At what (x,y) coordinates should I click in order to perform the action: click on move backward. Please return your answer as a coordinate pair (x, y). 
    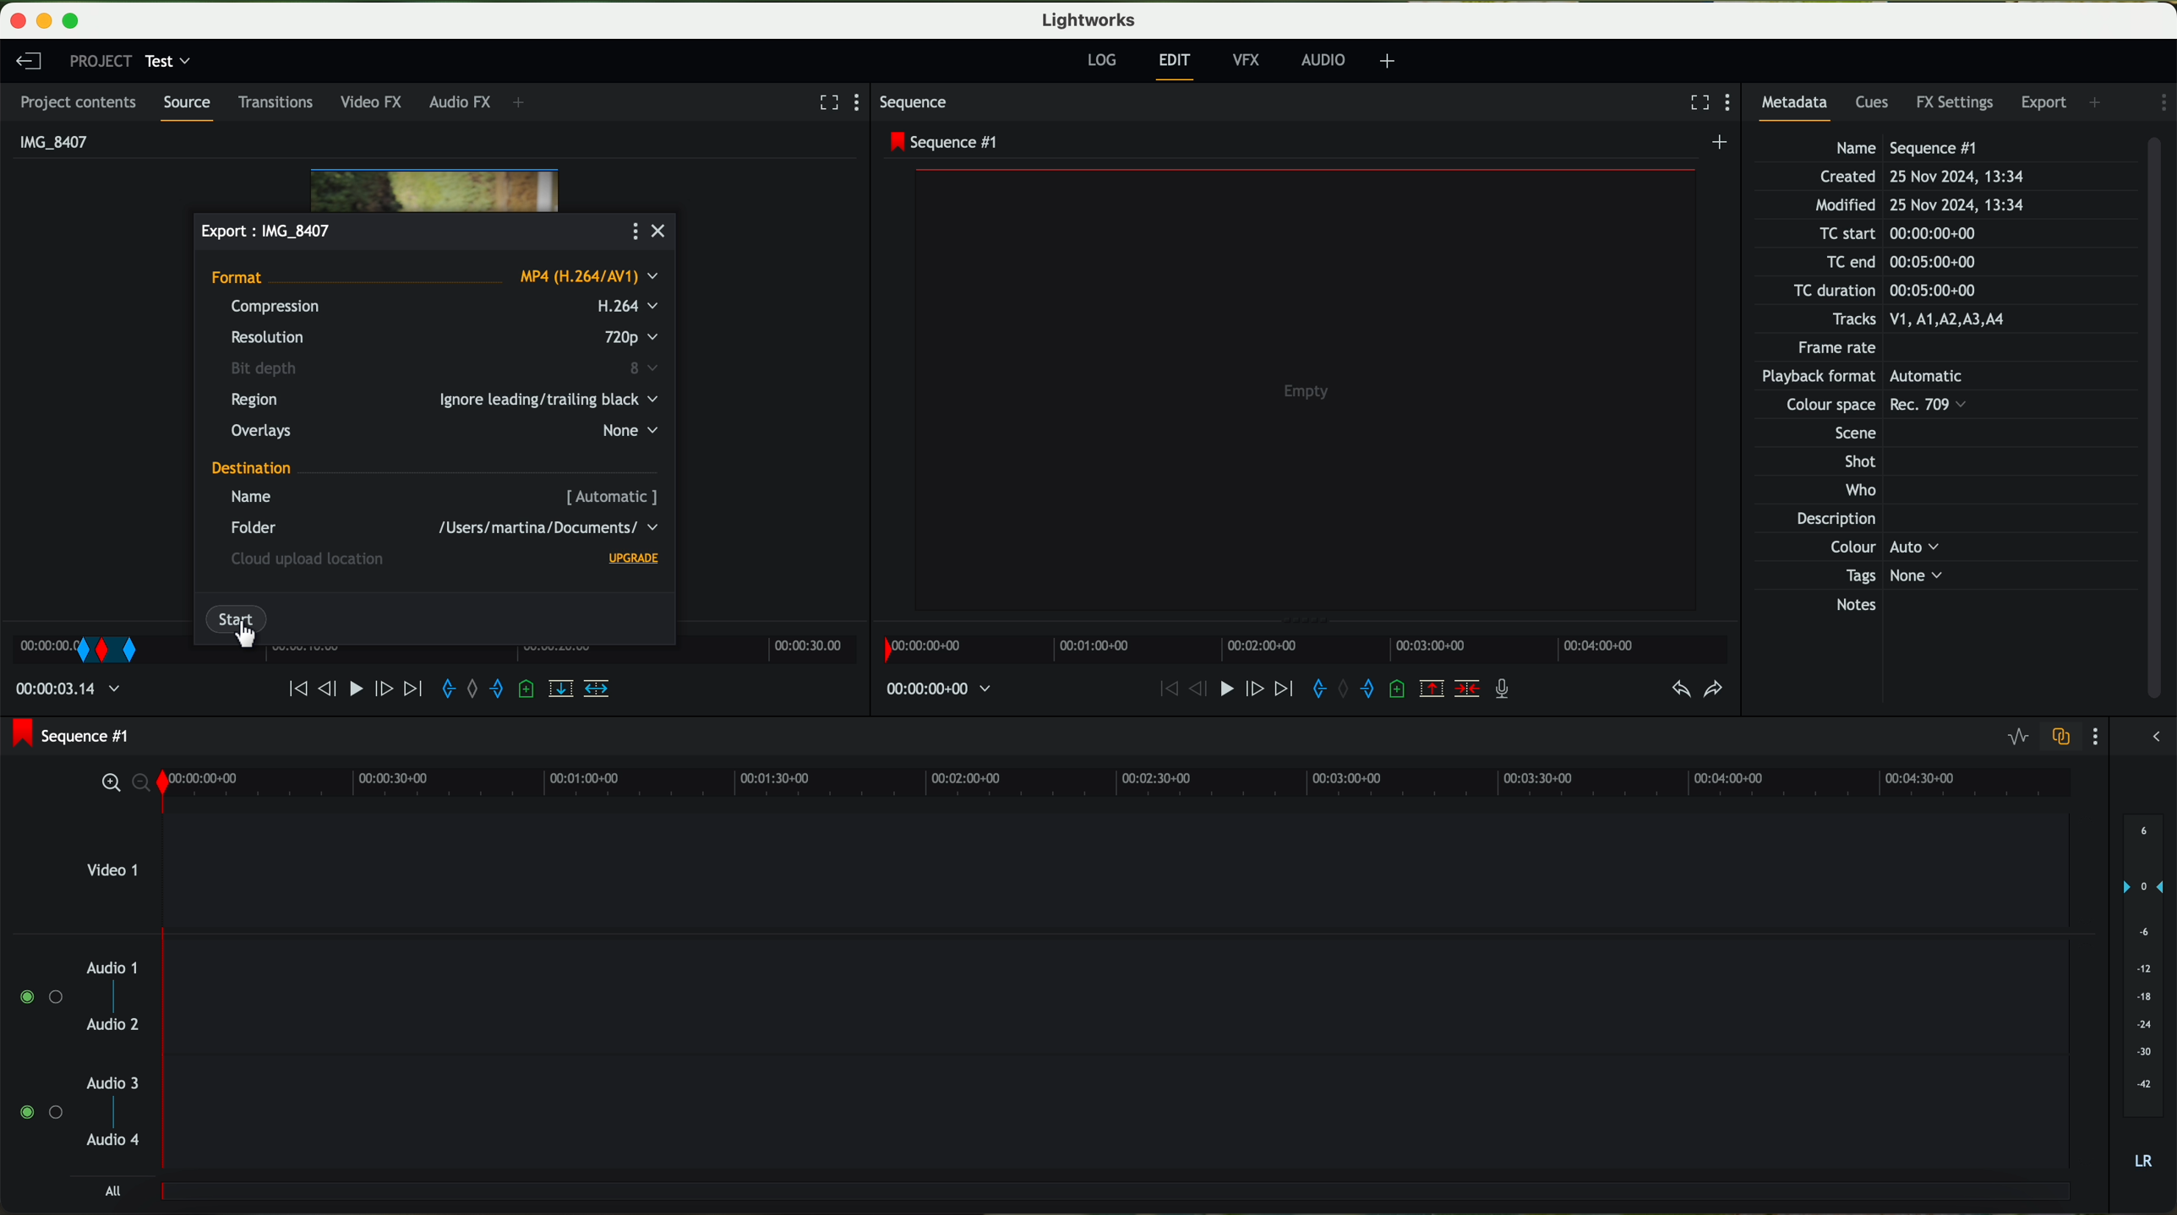
    Looking at the image, I should click on (288, 689).